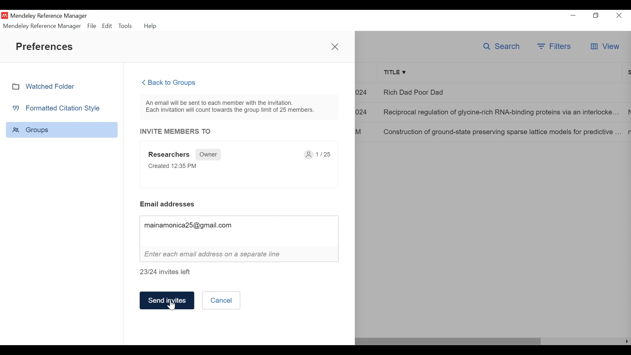  Describe the element at coordinates (170, 273) in the screenshot. I see `24/24 invites left` at that location.